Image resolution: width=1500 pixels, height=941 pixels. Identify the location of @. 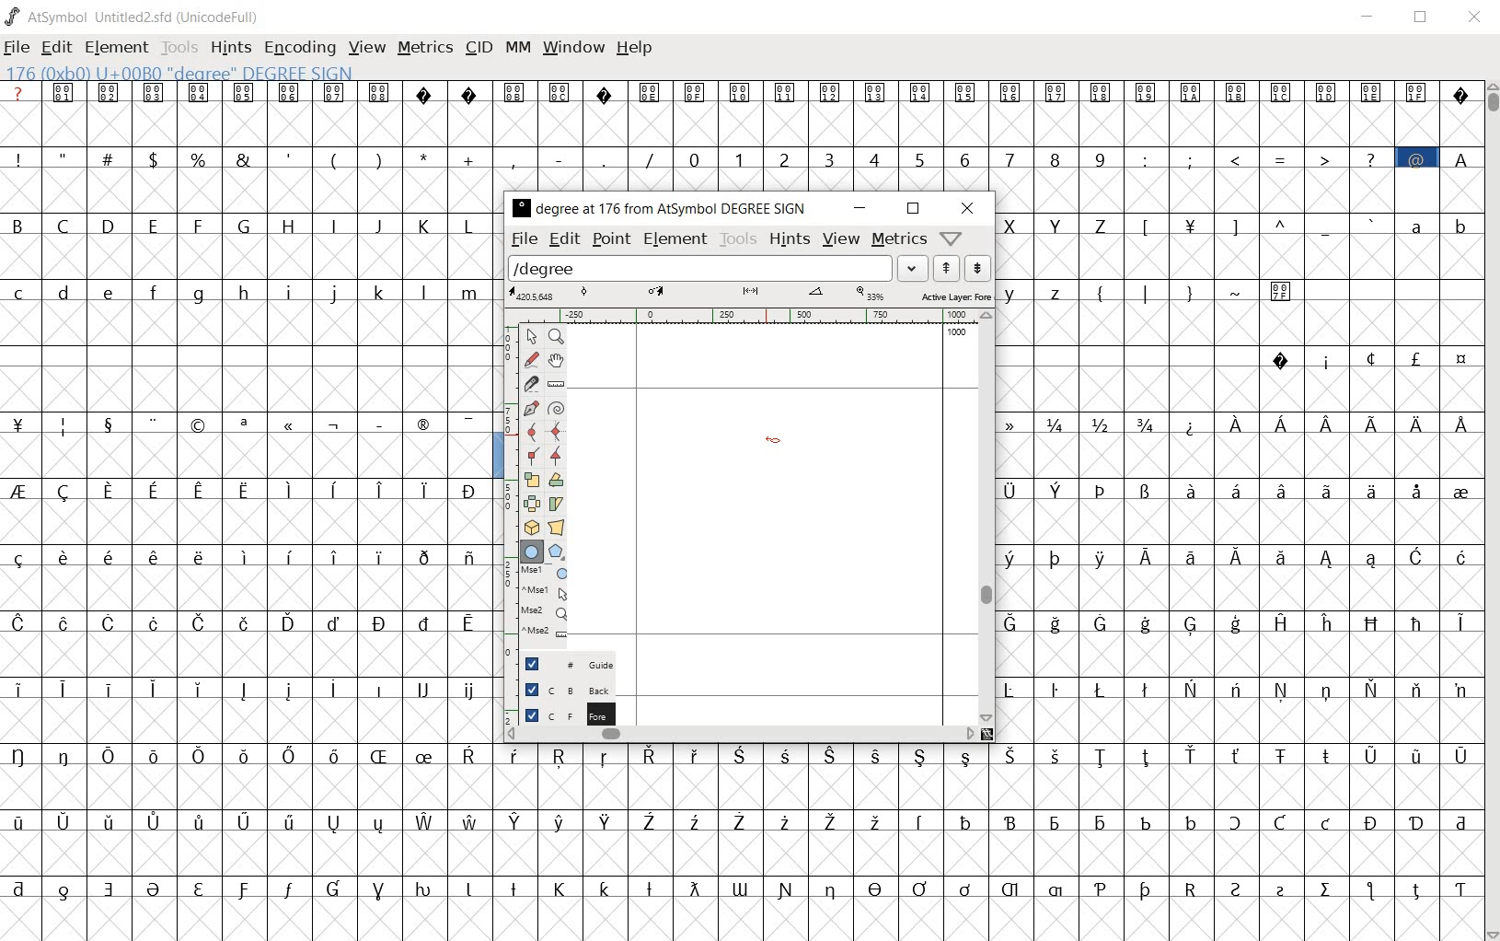
(1419, 157).